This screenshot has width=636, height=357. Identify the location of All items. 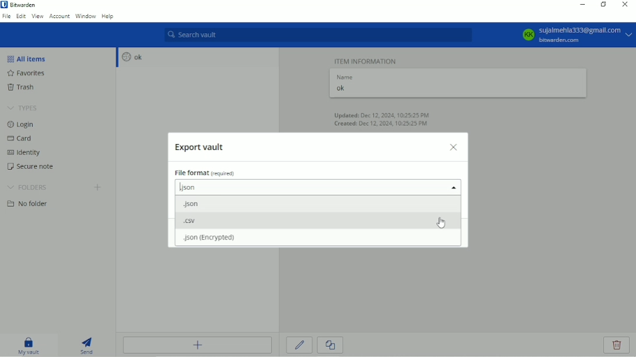
(30, 58).